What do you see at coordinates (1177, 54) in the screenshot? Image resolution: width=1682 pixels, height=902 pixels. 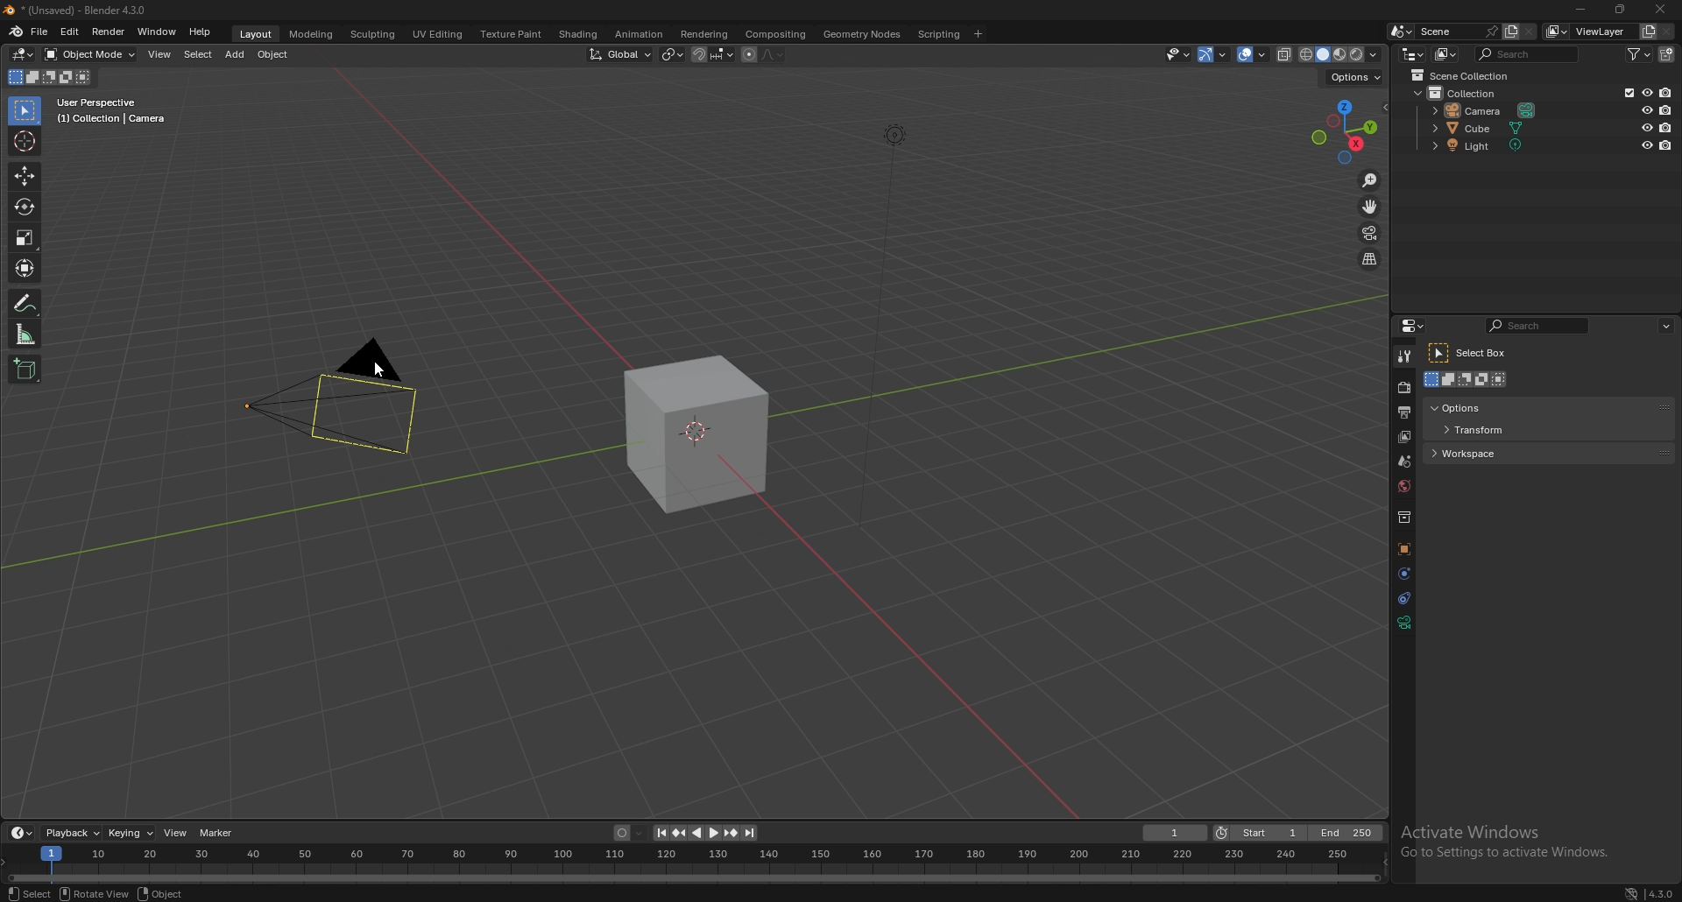 I see `selectibility and visibility` at bounding box center [1177, 54].